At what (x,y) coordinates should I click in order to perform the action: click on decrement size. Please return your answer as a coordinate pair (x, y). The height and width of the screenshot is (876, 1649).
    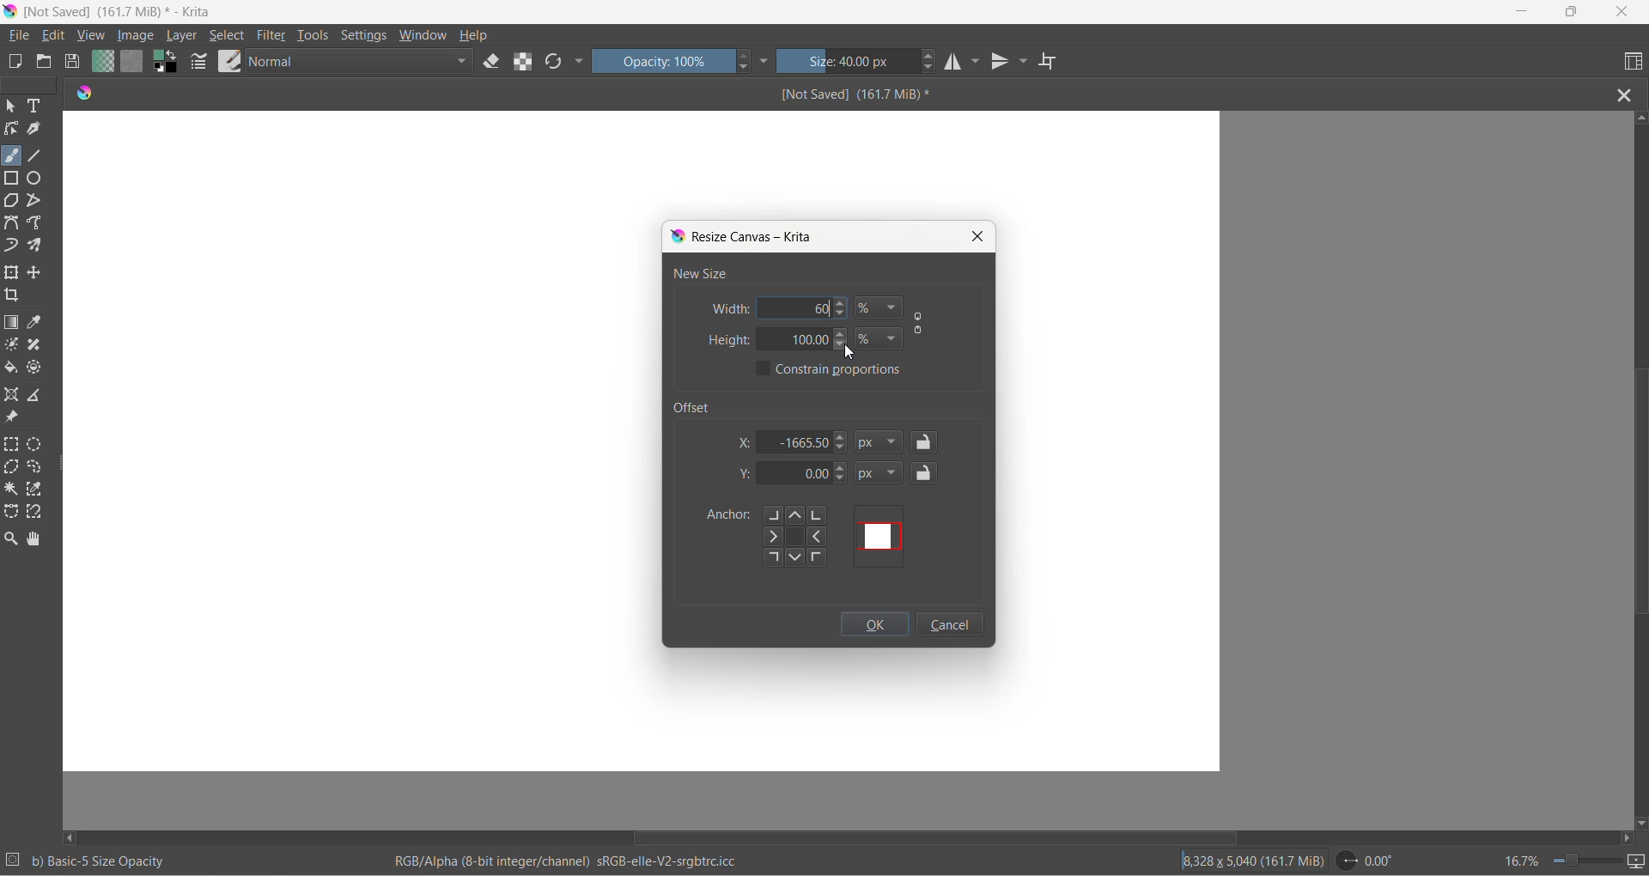
    Looking at the image, I should click on (934, 68).